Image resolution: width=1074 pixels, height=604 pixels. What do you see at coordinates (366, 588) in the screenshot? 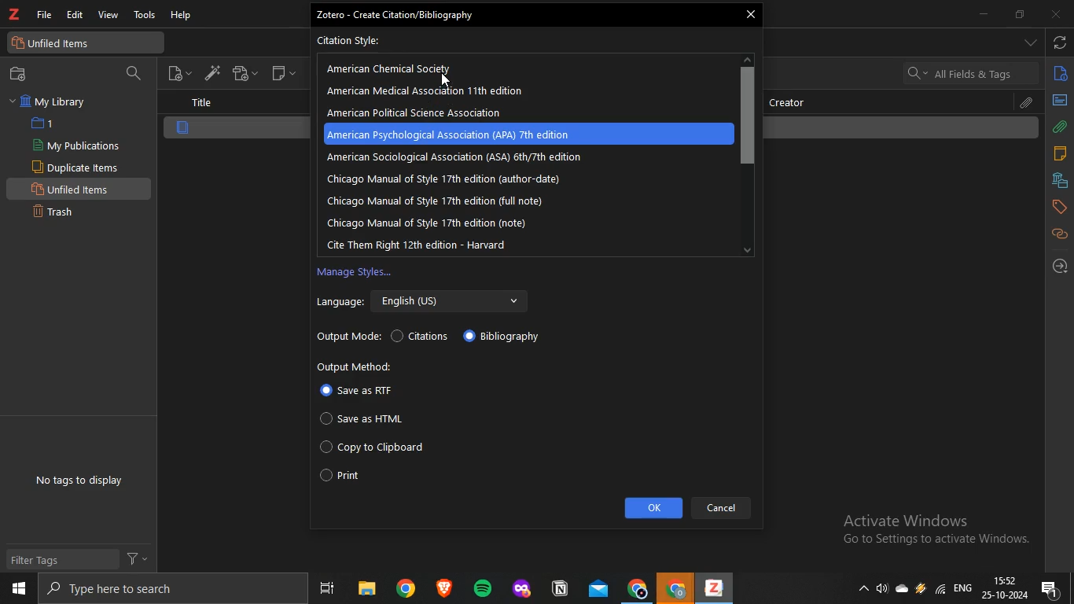
I see `files` at bounding box center [366, 588].